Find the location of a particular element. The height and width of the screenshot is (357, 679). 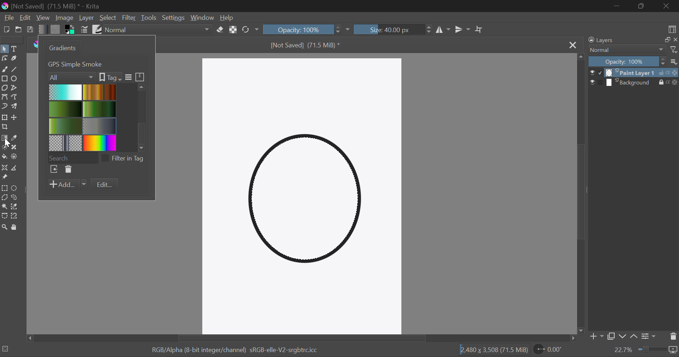

Gradient Fill is located at coordinates (5, 138).